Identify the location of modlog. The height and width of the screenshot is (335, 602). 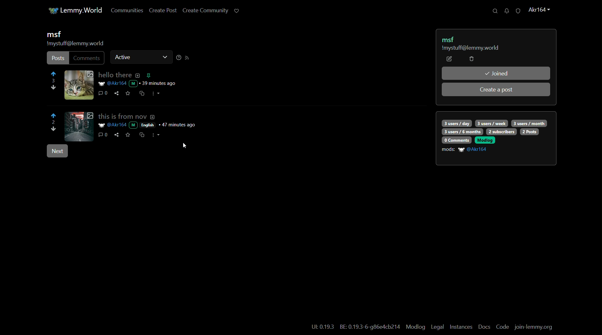
(415, 327).